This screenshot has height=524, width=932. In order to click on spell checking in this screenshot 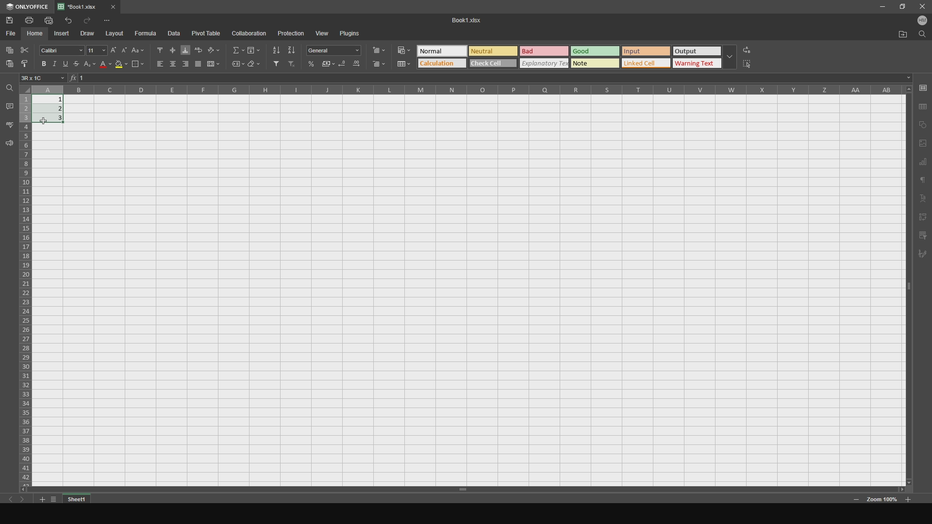, I will do `click(9, 124)`.